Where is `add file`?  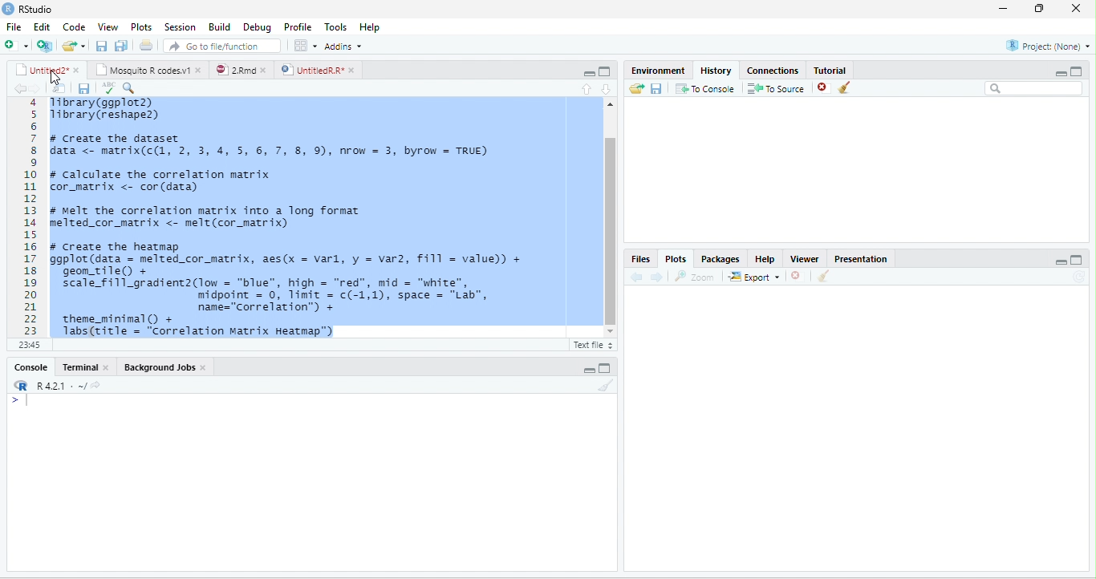 add file is located at coordinates (26, 46).